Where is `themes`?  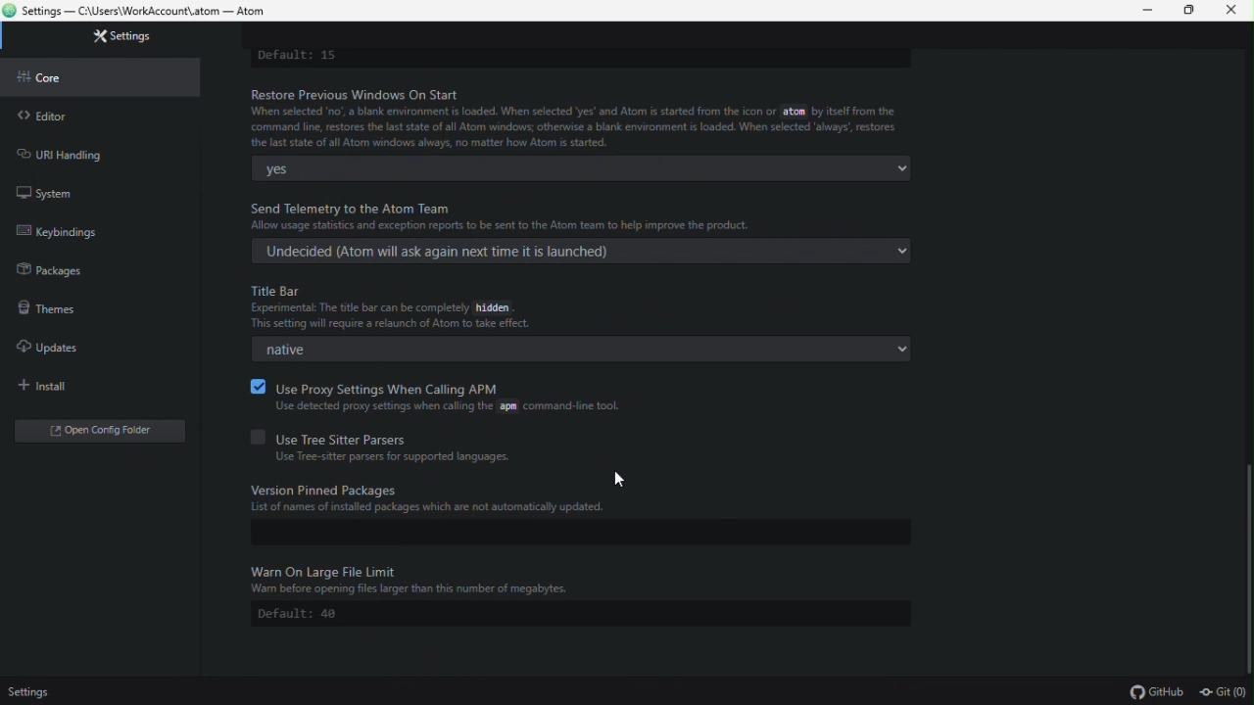 themes is located at coordinates (44, 306).